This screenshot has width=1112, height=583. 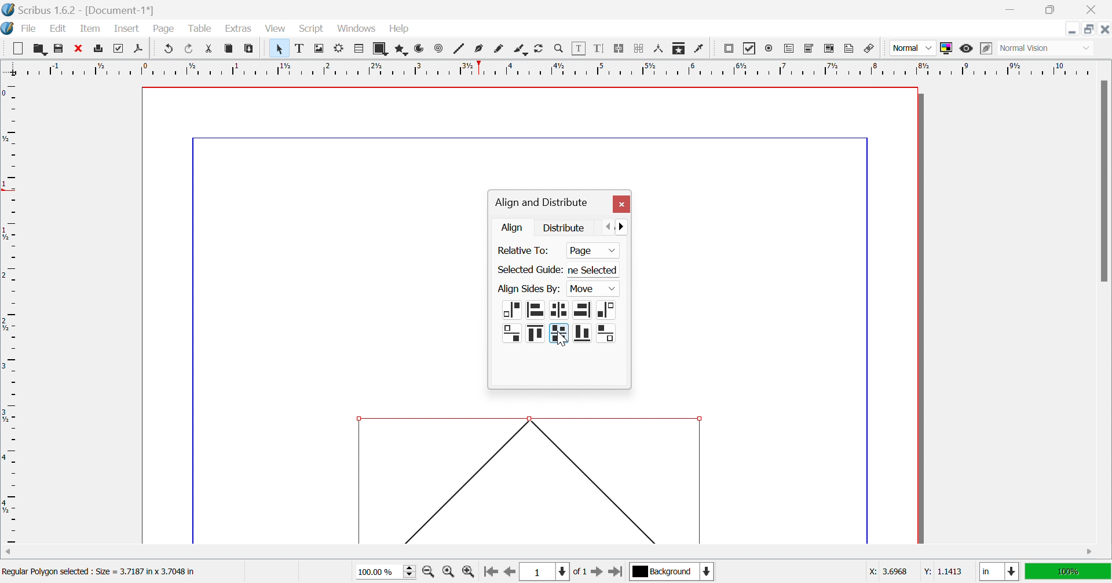 What do you see at coordinates (1089, 29) in the screenshot?
I see `Restore down` at bounding box center [1089, 29].